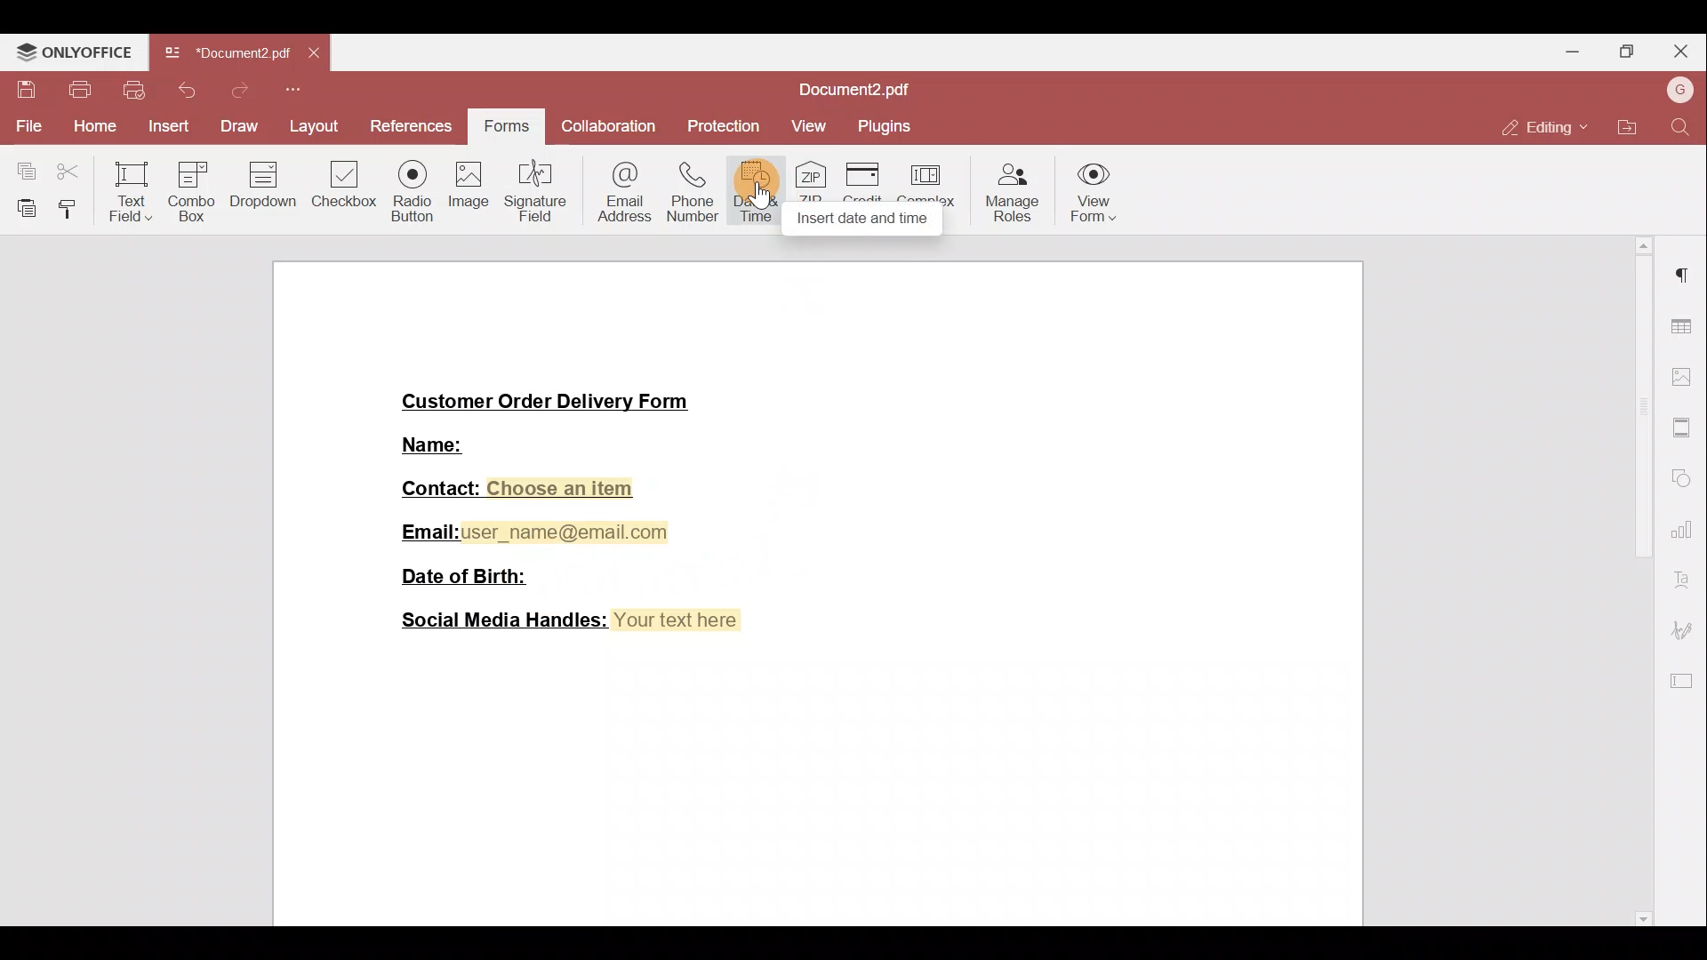 The height and width of the screenshot is (960, 1707). What do you see at coordinates (237, 125) in the screenshot?
I see `Draw` at bounding box center [237, 125].